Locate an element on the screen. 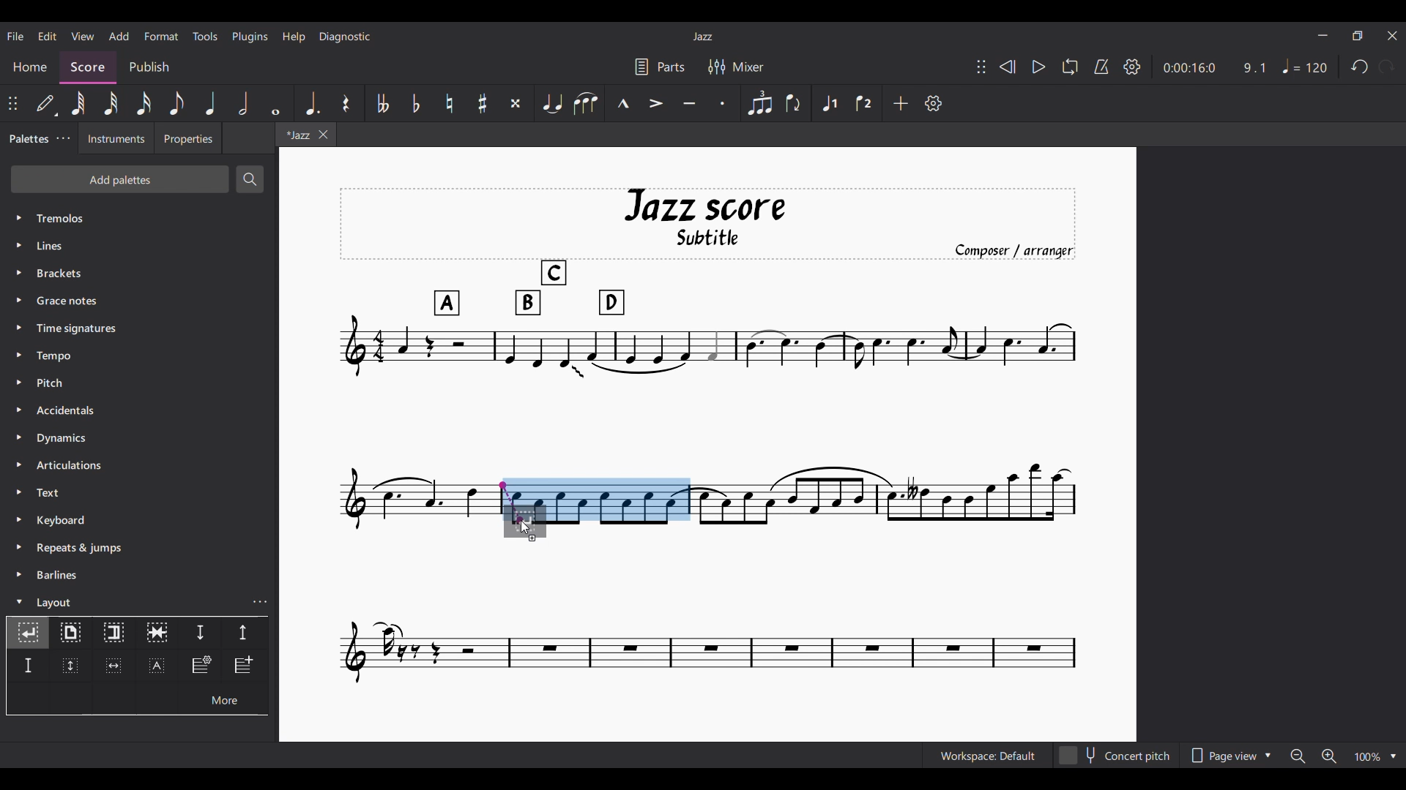 The width and height of the screenshot is (1406, 790). Tempo is located at coordinates (1305, 66).